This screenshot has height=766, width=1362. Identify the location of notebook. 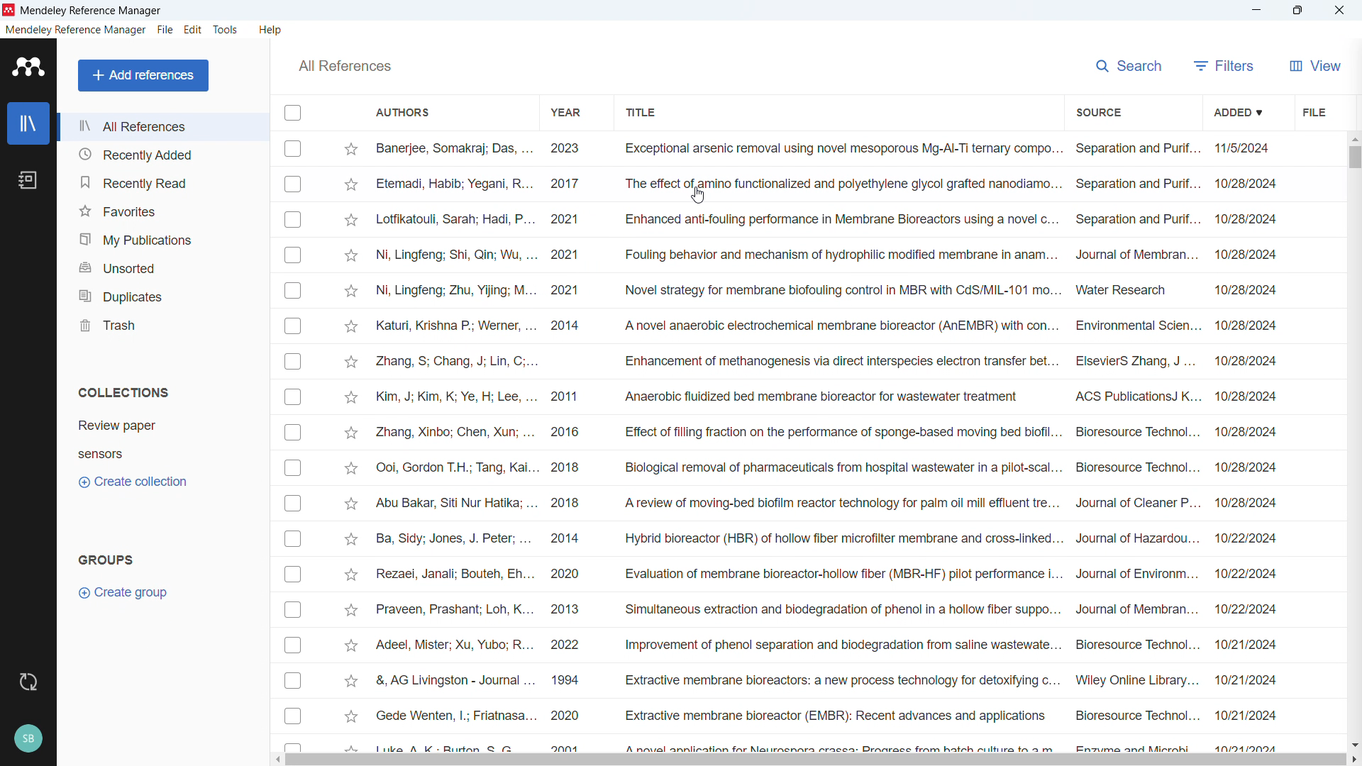
(28, 180).